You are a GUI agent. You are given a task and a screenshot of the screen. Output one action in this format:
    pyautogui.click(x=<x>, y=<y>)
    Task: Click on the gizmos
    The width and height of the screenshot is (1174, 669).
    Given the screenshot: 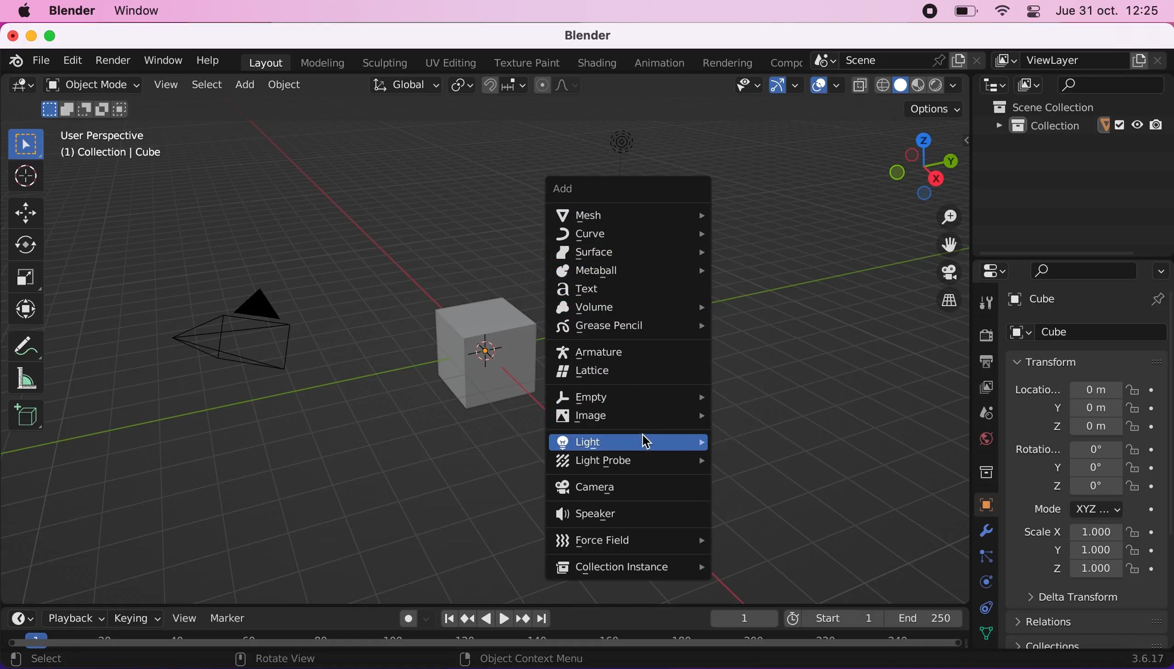 What is the action you would take?
    pyautogui.click(x=786, y=85)
    